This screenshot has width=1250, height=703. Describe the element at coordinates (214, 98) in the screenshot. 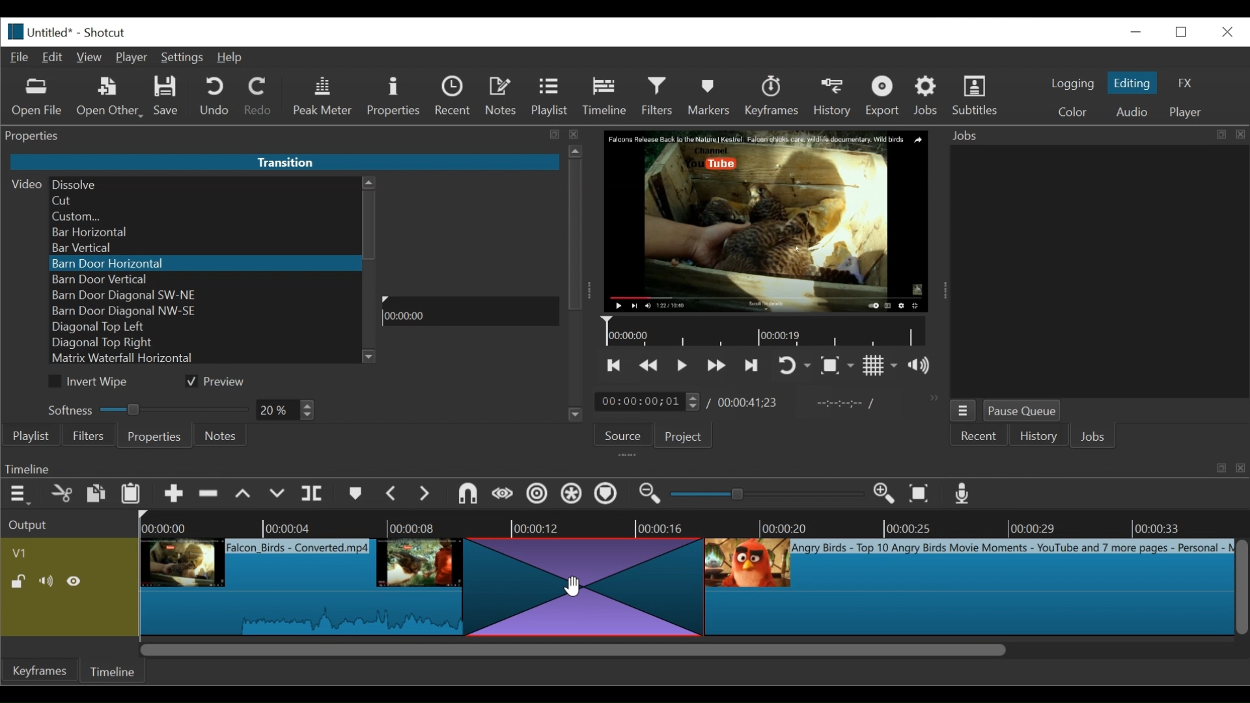

I see `Undo` at that location.